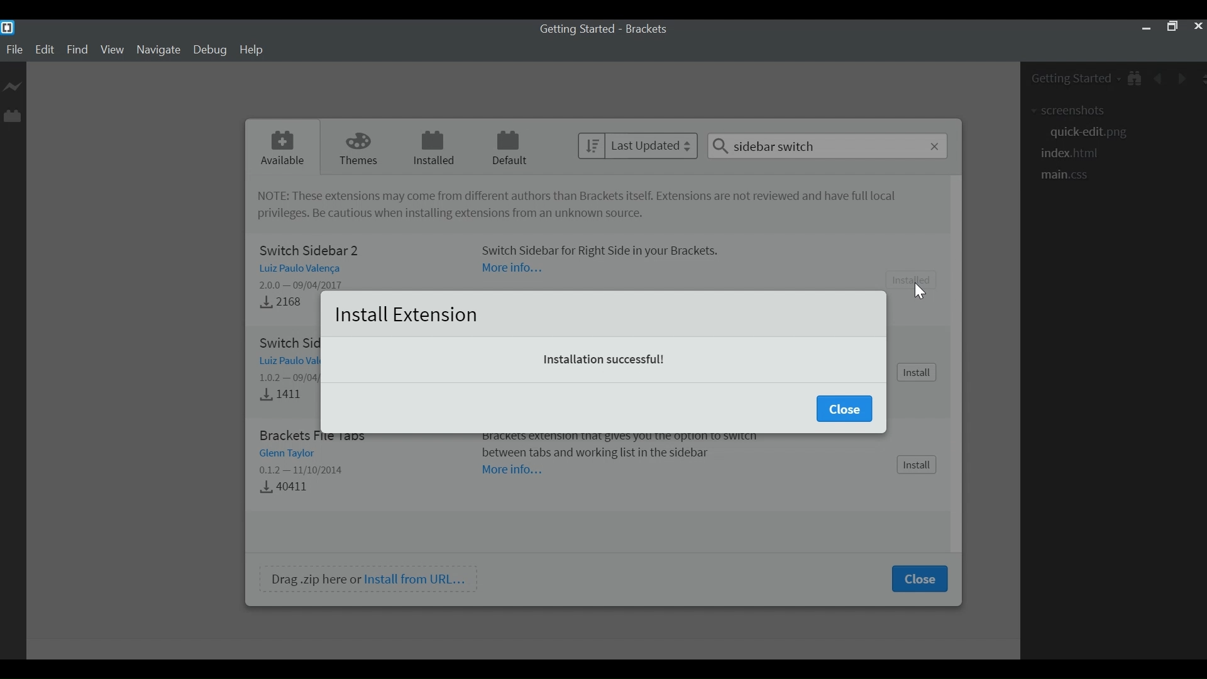 Image resolution: width=1207 pixels, height=679 pixels. Describe the element at coordinates (253, 50) in the screenshot. I see `Help` at that location.